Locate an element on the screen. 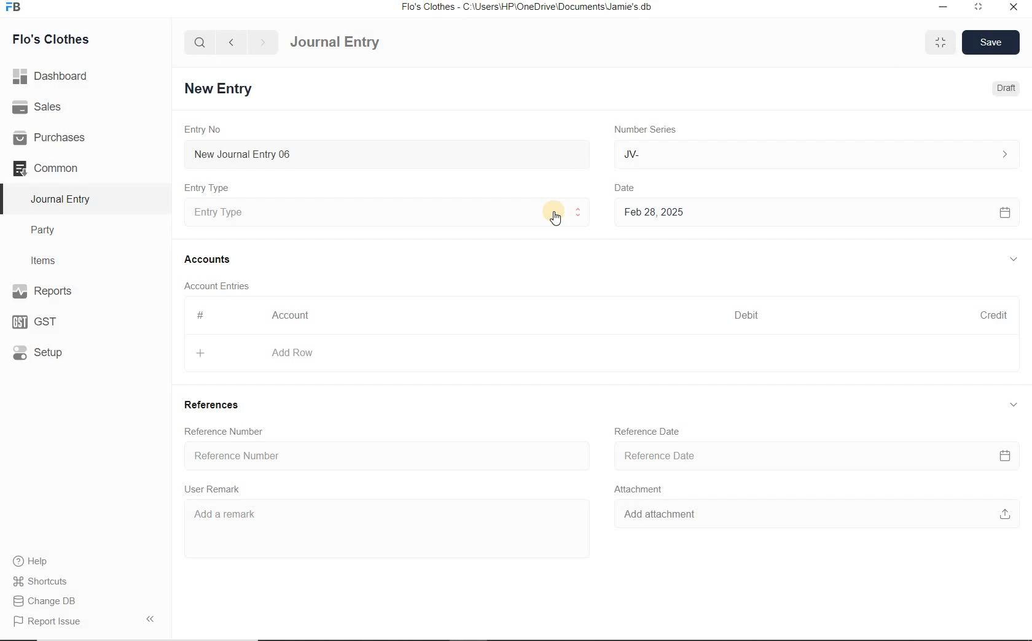  New Journal Entry 06 is located at coordinates (387, 153).